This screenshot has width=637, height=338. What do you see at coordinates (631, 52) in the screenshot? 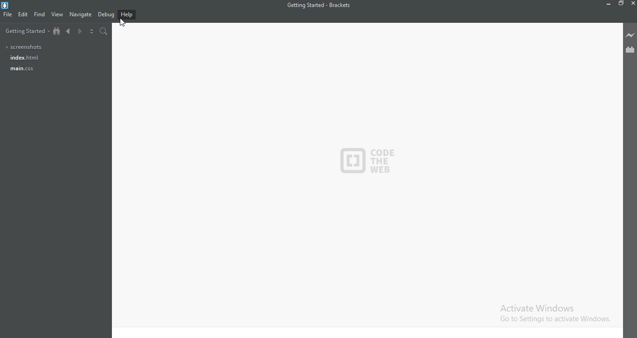
I see `Extension Manager` at bounding box center [631, 52].